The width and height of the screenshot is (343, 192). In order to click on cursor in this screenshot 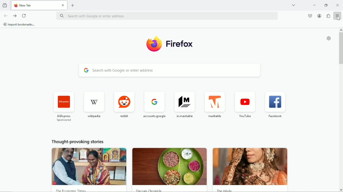, I will do `click(338, 19)`.